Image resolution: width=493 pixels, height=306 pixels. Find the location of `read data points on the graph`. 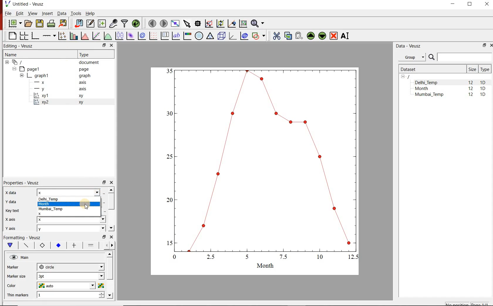

read data points on the graph is located at coordinates (198, 23).